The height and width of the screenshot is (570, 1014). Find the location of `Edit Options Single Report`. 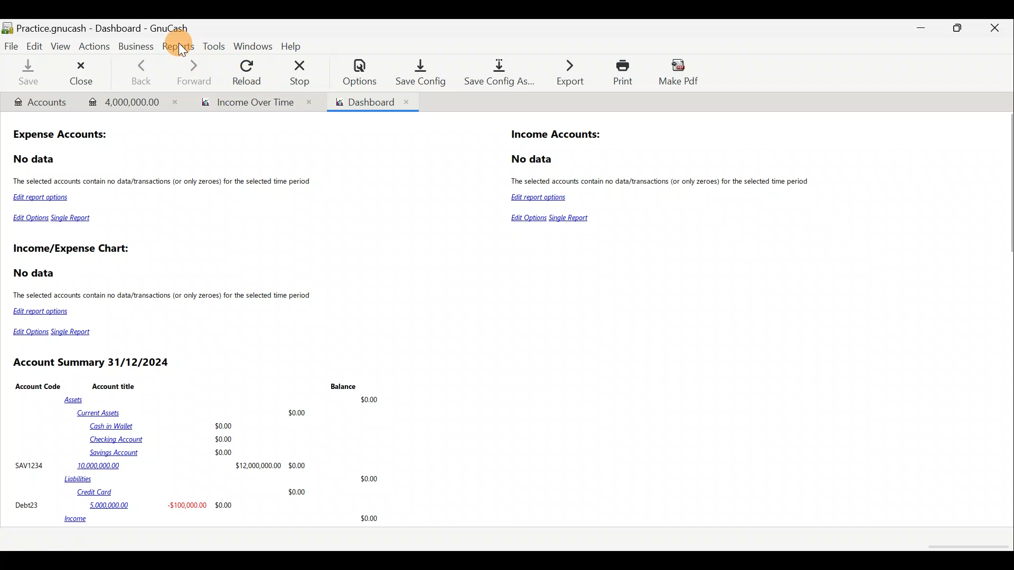

Edit Options Single Report is located at coordinates (552, 218).